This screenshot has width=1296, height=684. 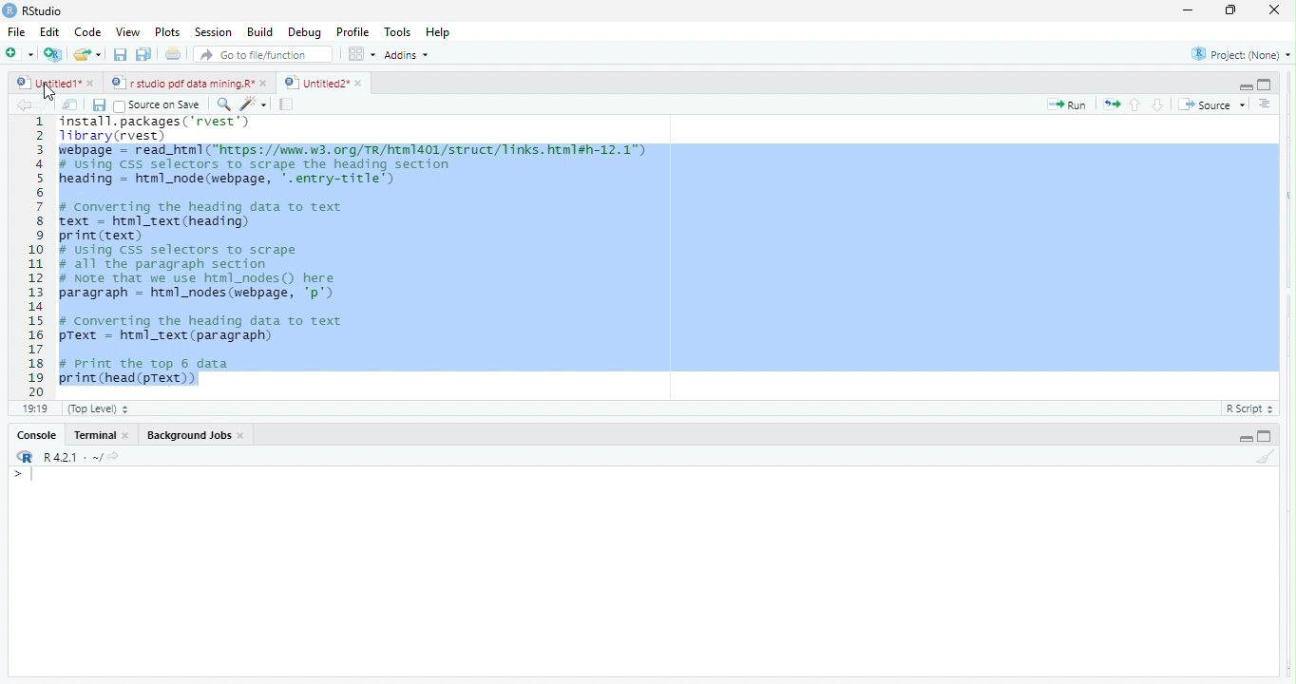 I want to click on Plots, so click(x=166, y=32).